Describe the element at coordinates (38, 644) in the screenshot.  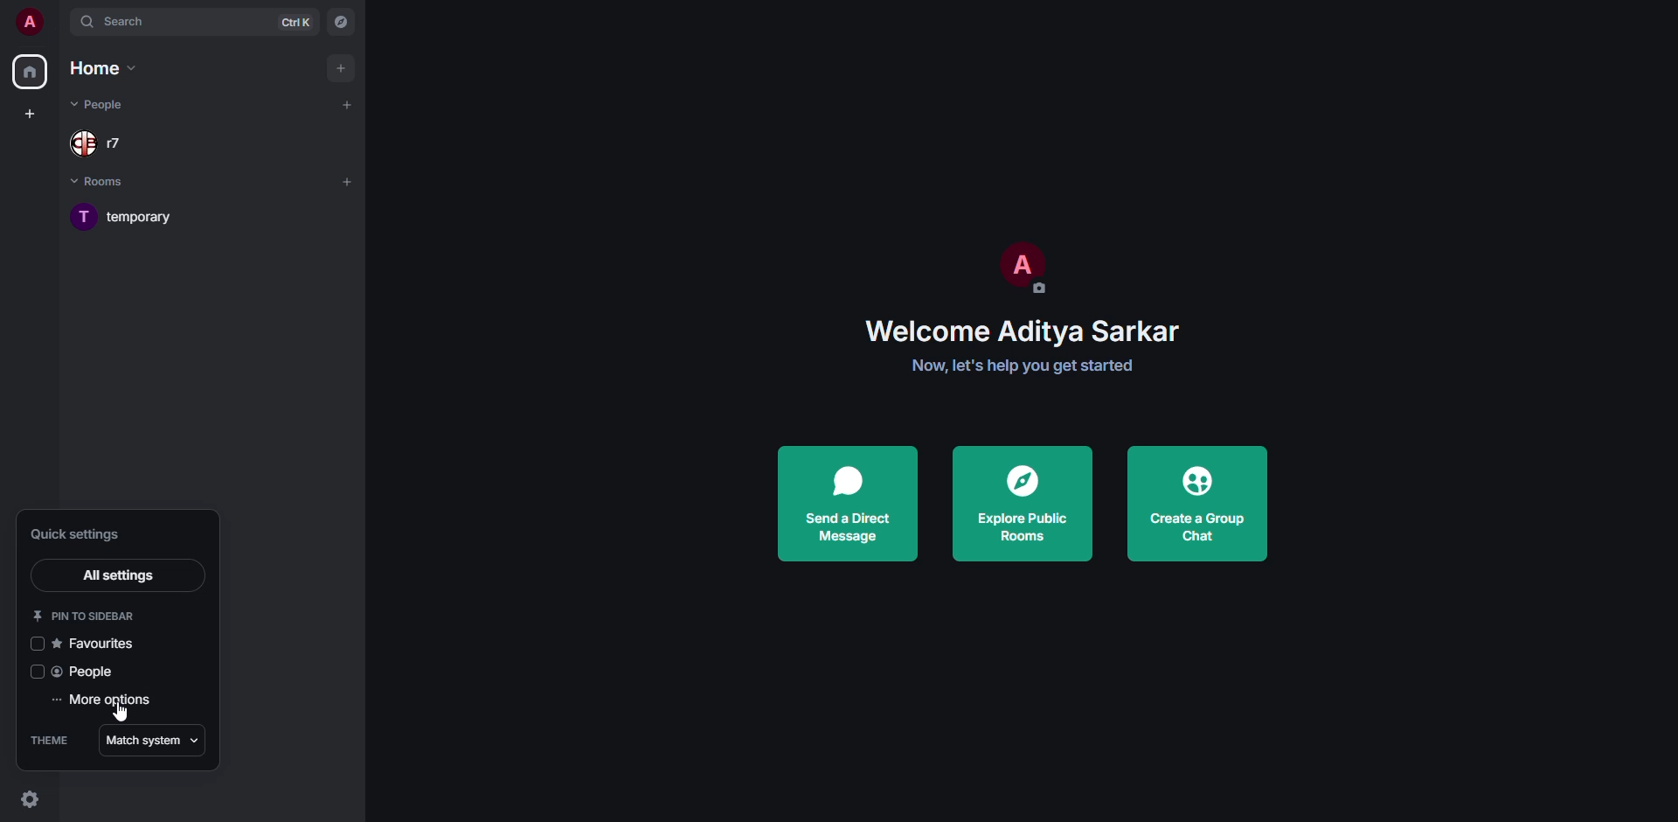
I see `click to enable` at that location.